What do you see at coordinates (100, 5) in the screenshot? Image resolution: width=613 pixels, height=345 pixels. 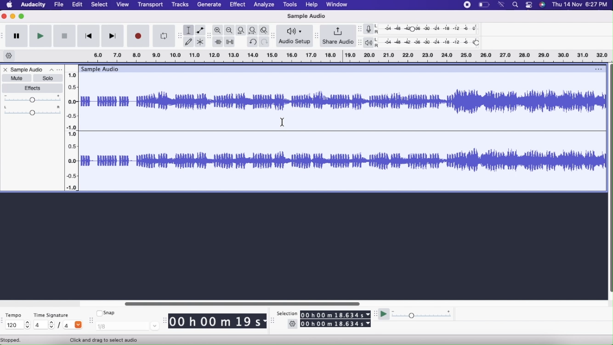 I see `Select` at bounding box center [100, 5].